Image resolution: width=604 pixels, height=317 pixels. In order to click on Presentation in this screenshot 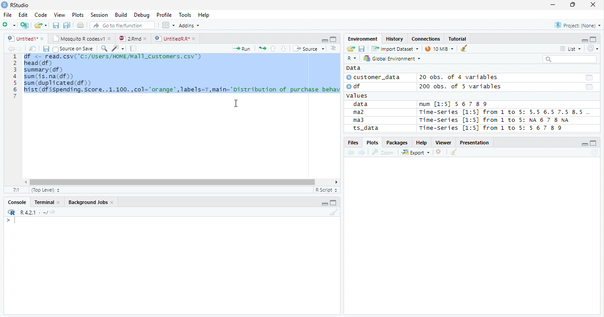, I will do `click(476, 143)`.